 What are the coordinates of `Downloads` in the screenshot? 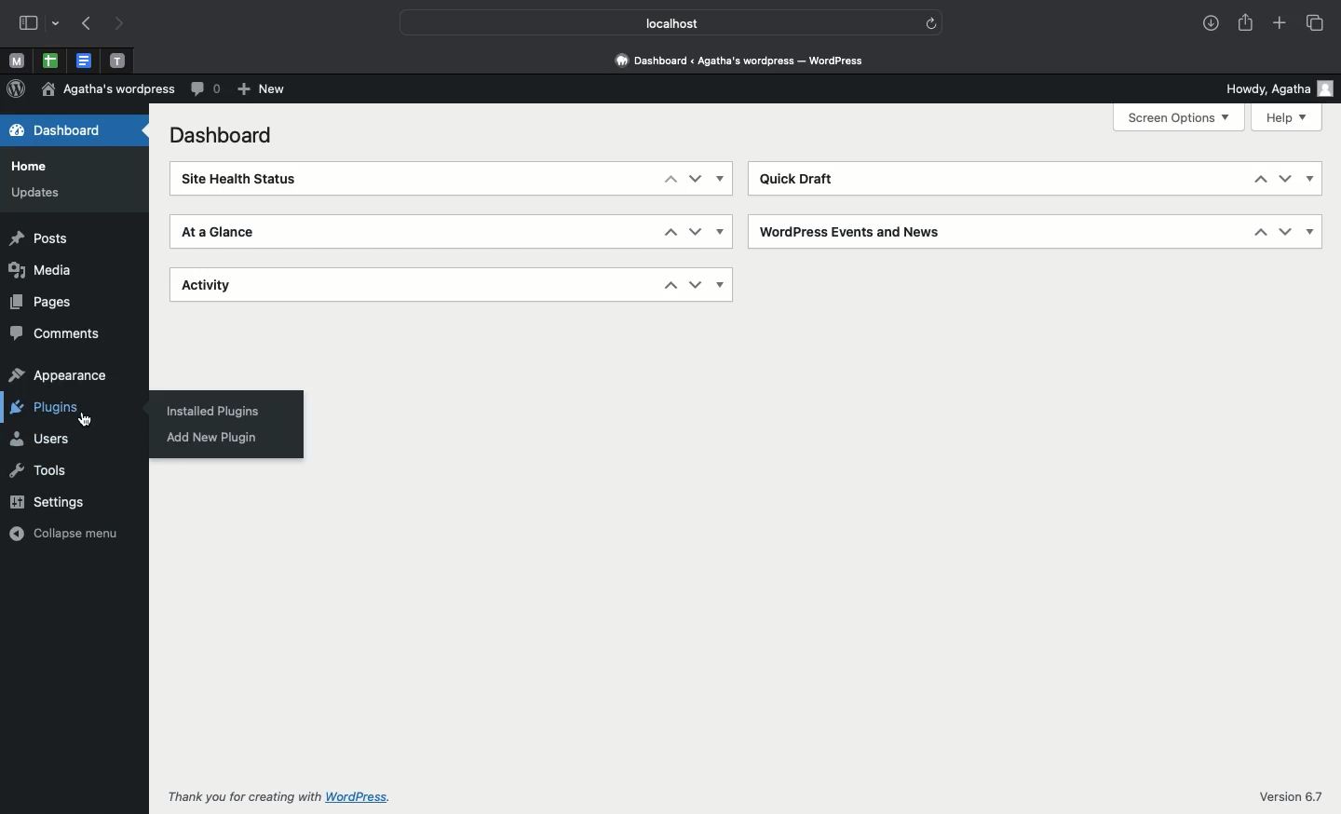 It's located at (1208, 25).